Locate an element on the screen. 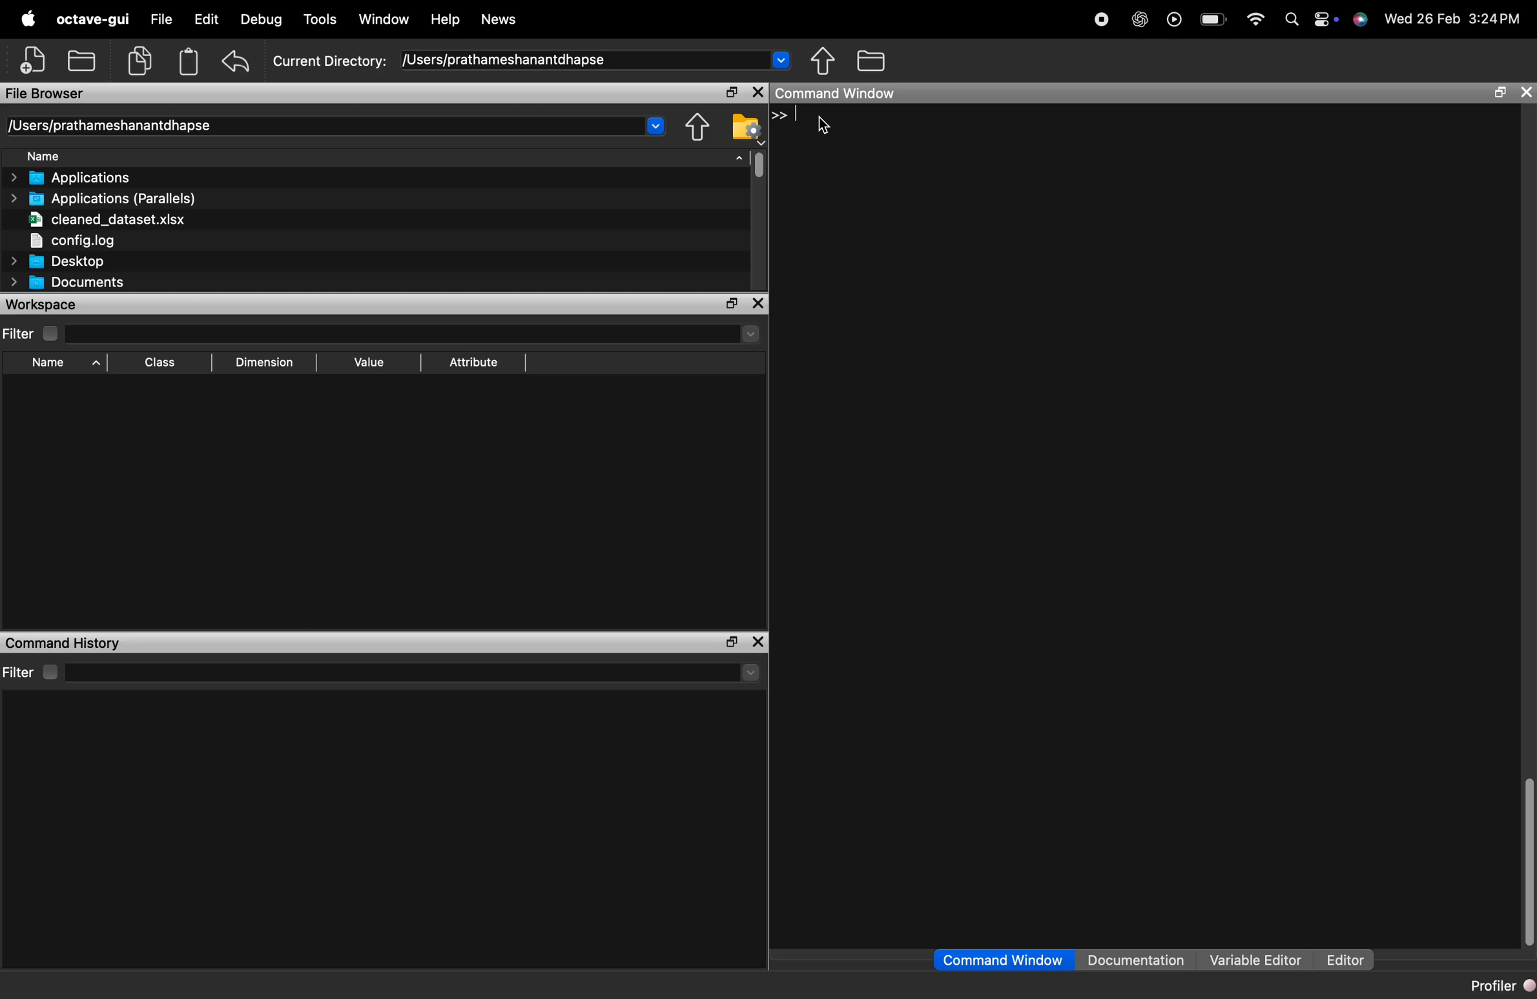 The width and height of the screenshot is (1537, 999). Class is located at coordinates (157, 364).